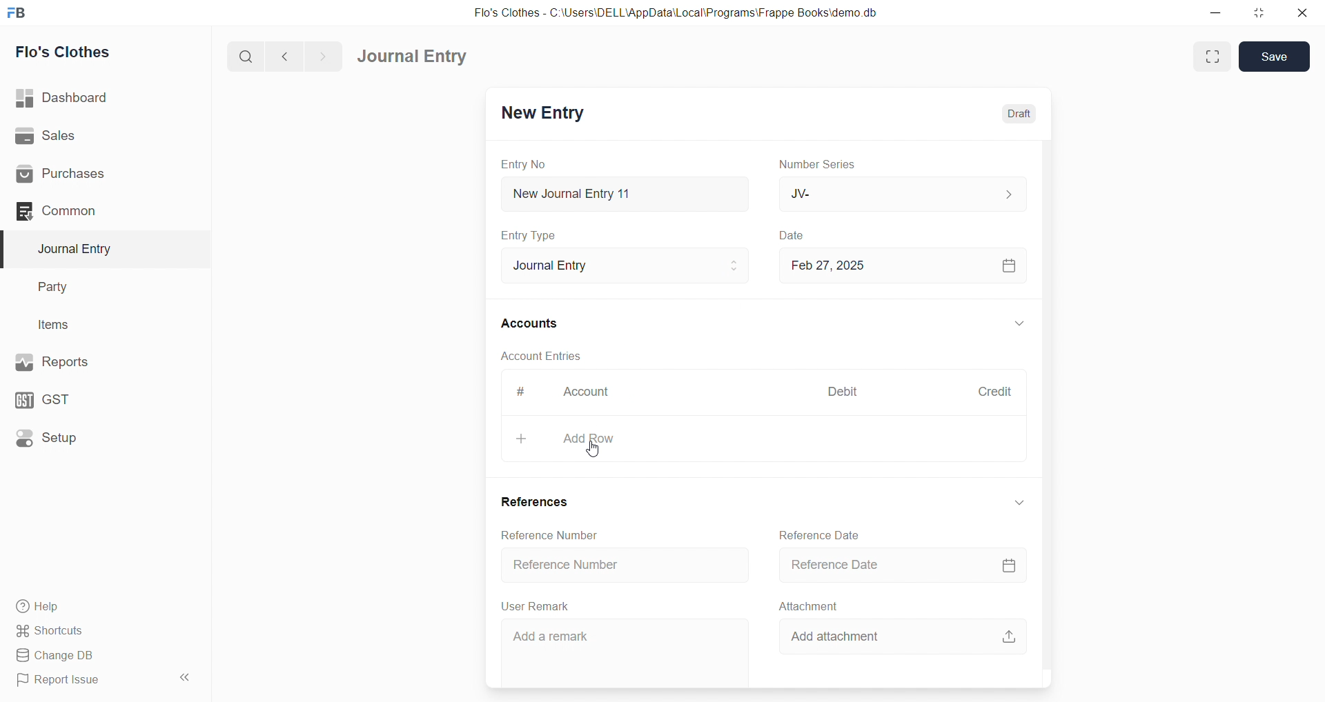 This screenshot has height=702, width=1325. What do you see at coordinates (413, 56) in the screenshot?
I see `Journal Entry` at bounding box center [413, 56].